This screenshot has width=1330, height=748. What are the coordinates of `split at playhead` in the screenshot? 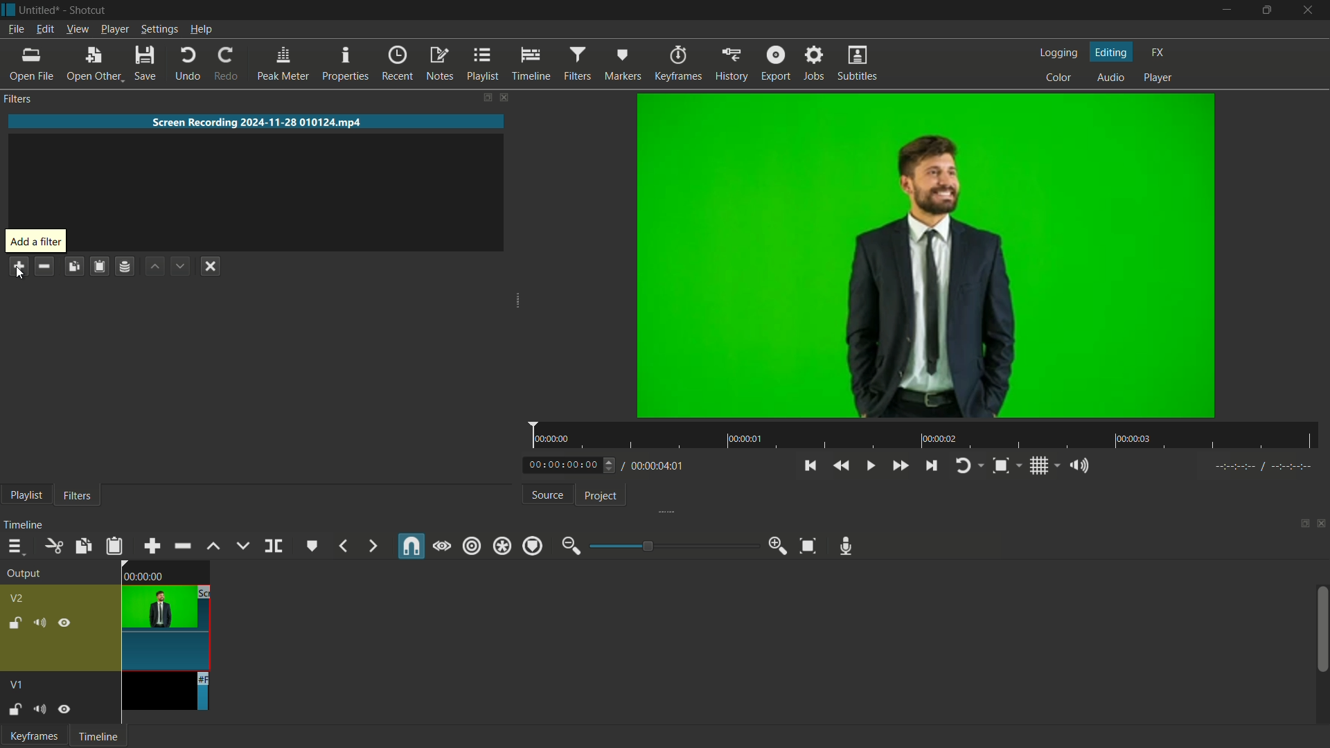 It's located at (274, 546).